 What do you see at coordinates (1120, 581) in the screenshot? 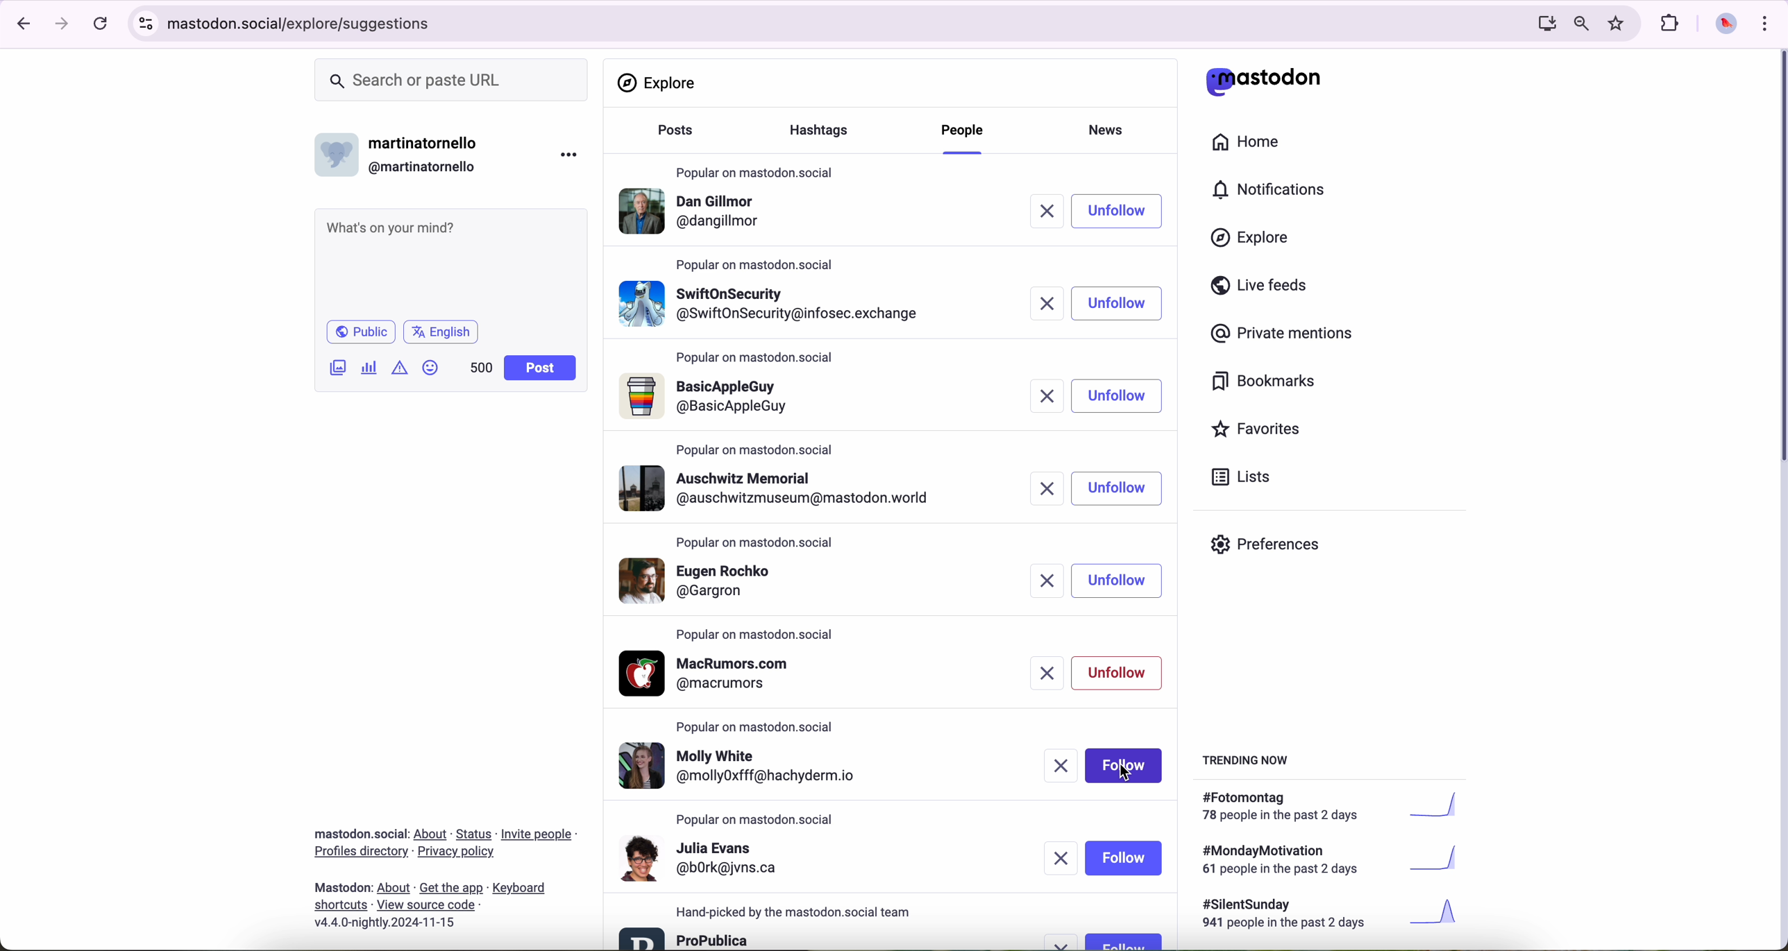
I see `unfollow` at bounding box center [1120, 581].